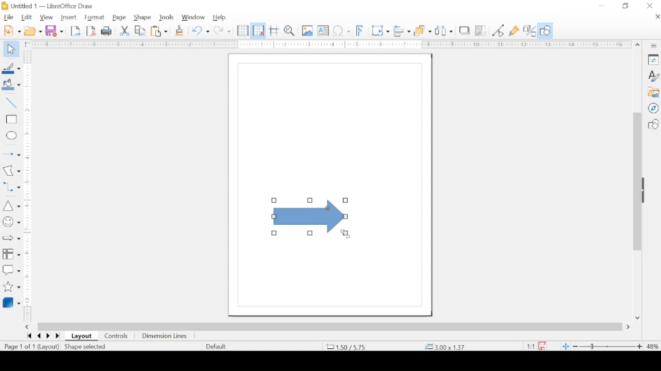 The height and width of the screenshot is (371, 661). Describe the element at coordinates (27, 327) in the screenshot. I see `scroll left` at that location.